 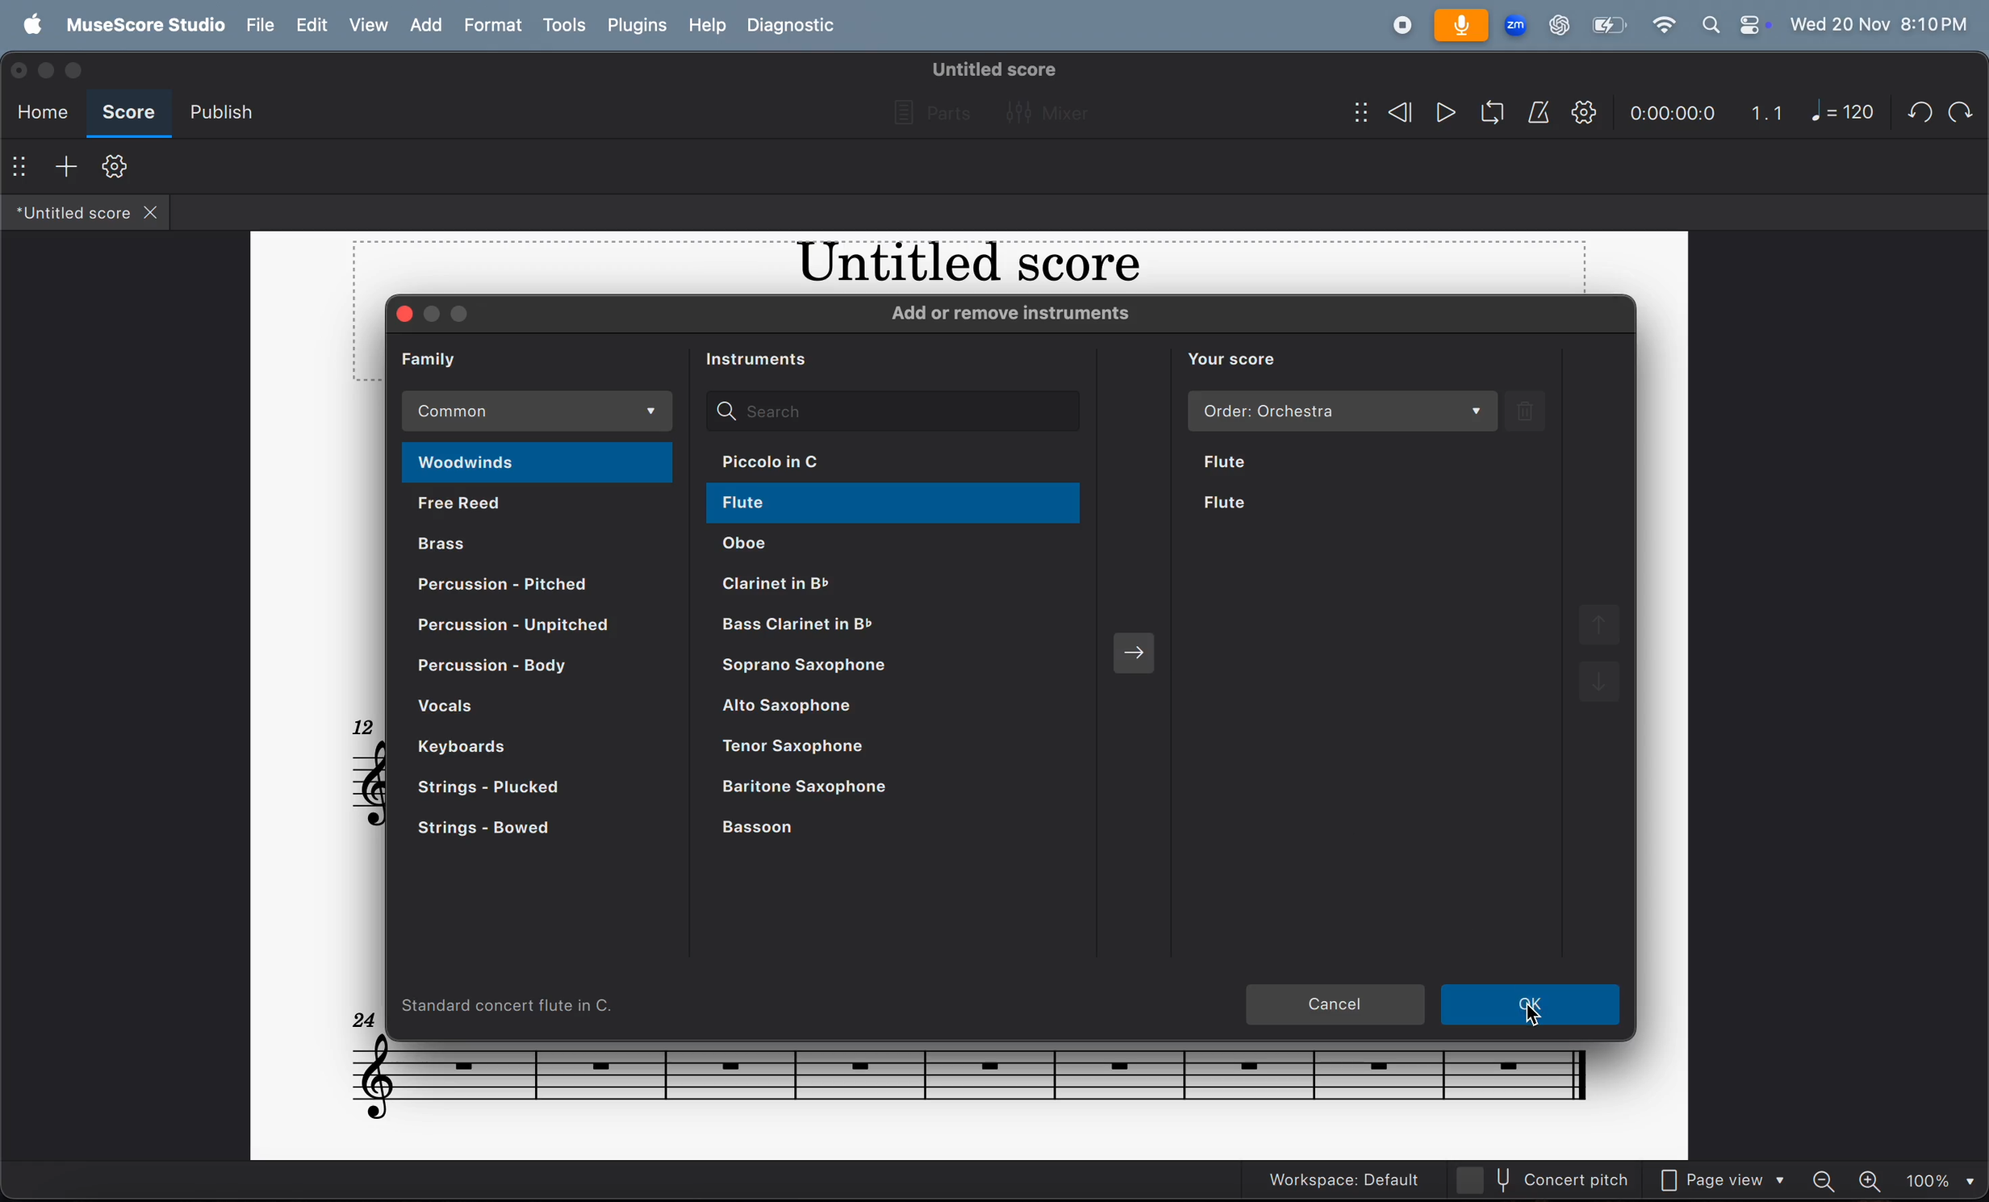 What do you see at coordinates (1248, 509) in the screenshot?
I see `flute` at bounding box center [1248, 509].